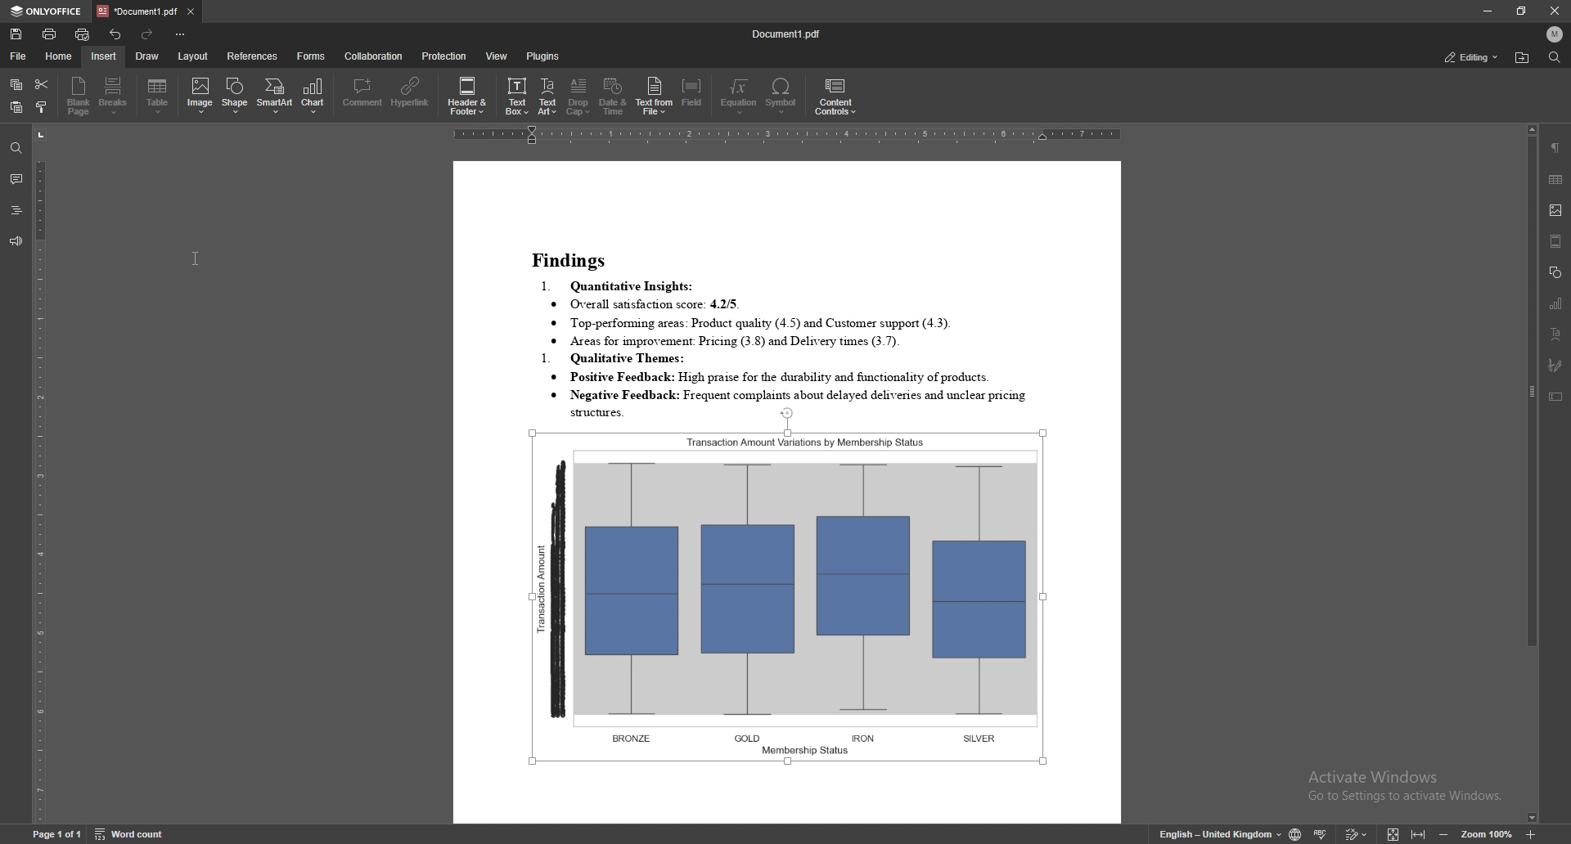  What do you see at coordinates (1419, 833) in the screenshot?
I see `fit to width` at bounding box center [1419, 833].